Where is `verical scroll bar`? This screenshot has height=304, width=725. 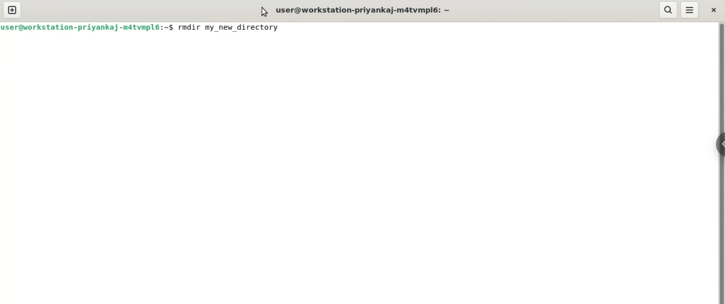
verical scroll bar is located at coordinates (720, 162).